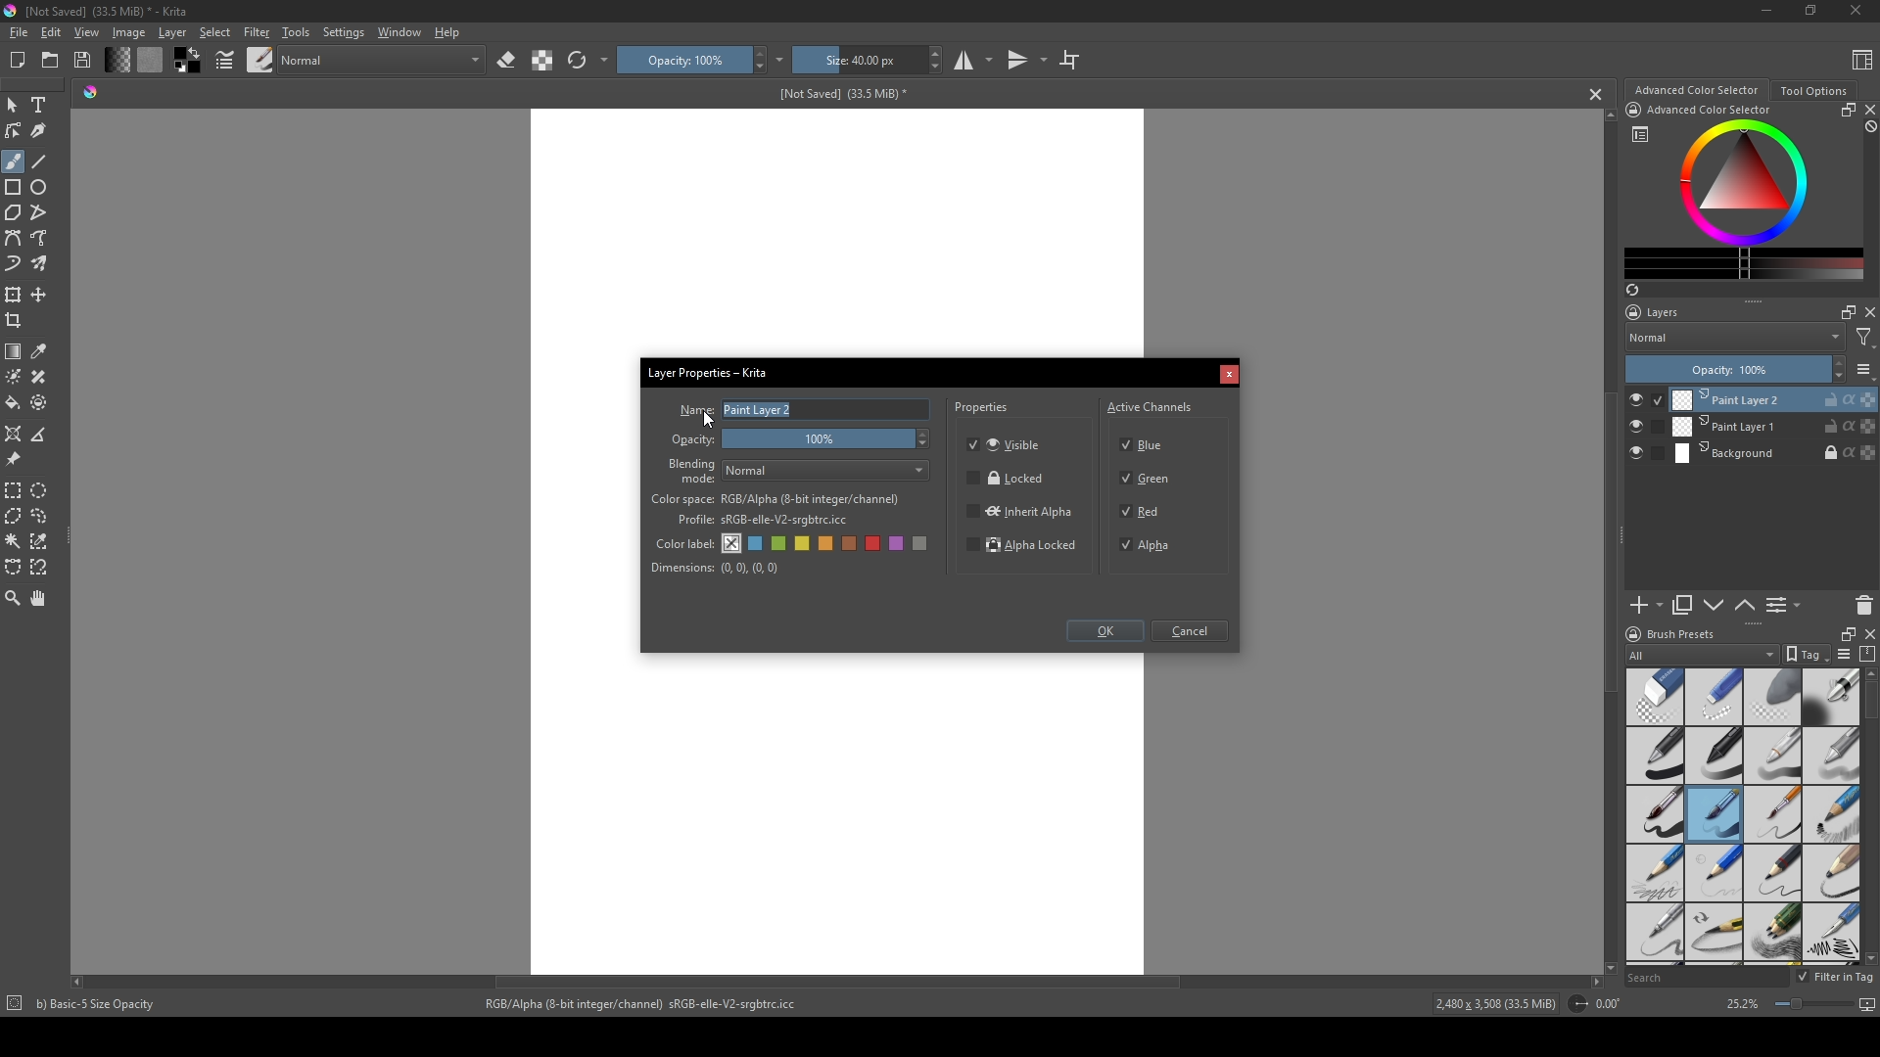 Image resolution: width=1880 pixels, height=1057 pixels. What do you see at coordinates (1868, 127) in the screenshot?
I see `block` at bounding box center [1868, 127].